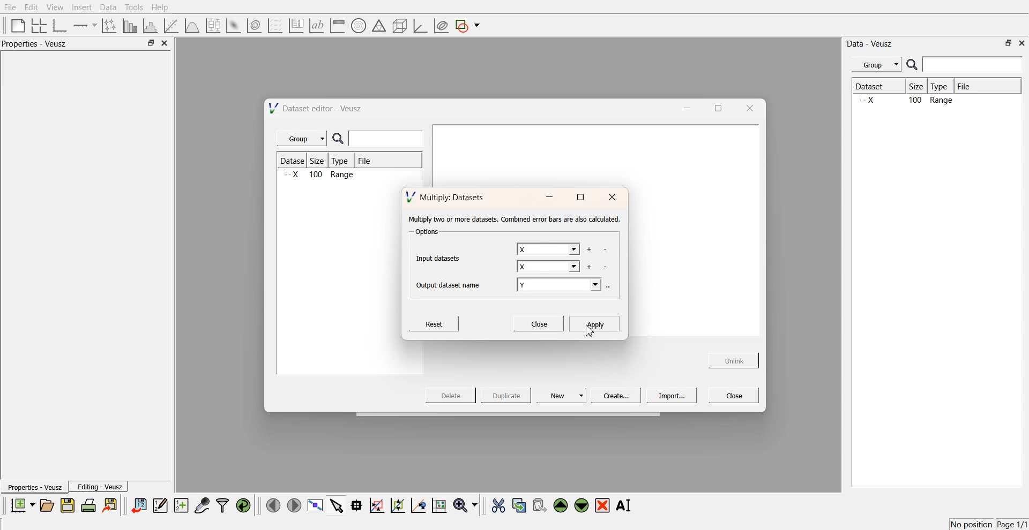 The image size is (1029, 530). What do you see at coordinates (441, 26) in the screenshot?
I see `plot covariance ellipses` at bounding box center [441, 26].